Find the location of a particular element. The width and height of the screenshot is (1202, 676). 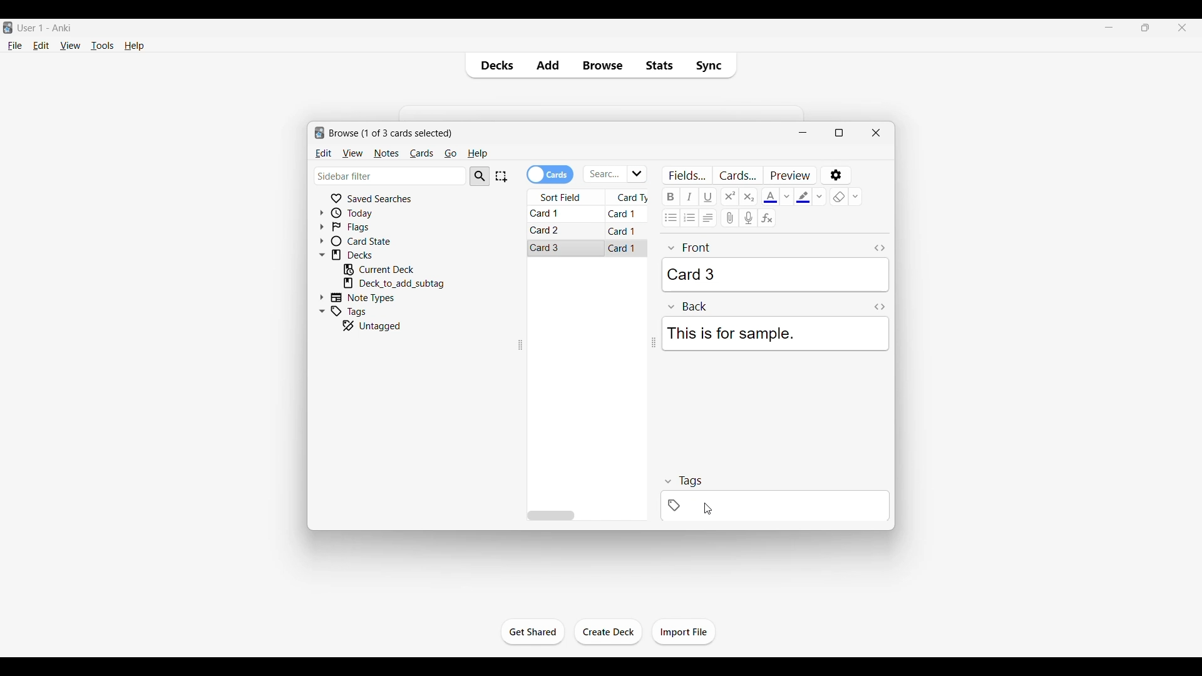

Close interface is located at coordinates (1182, 28).